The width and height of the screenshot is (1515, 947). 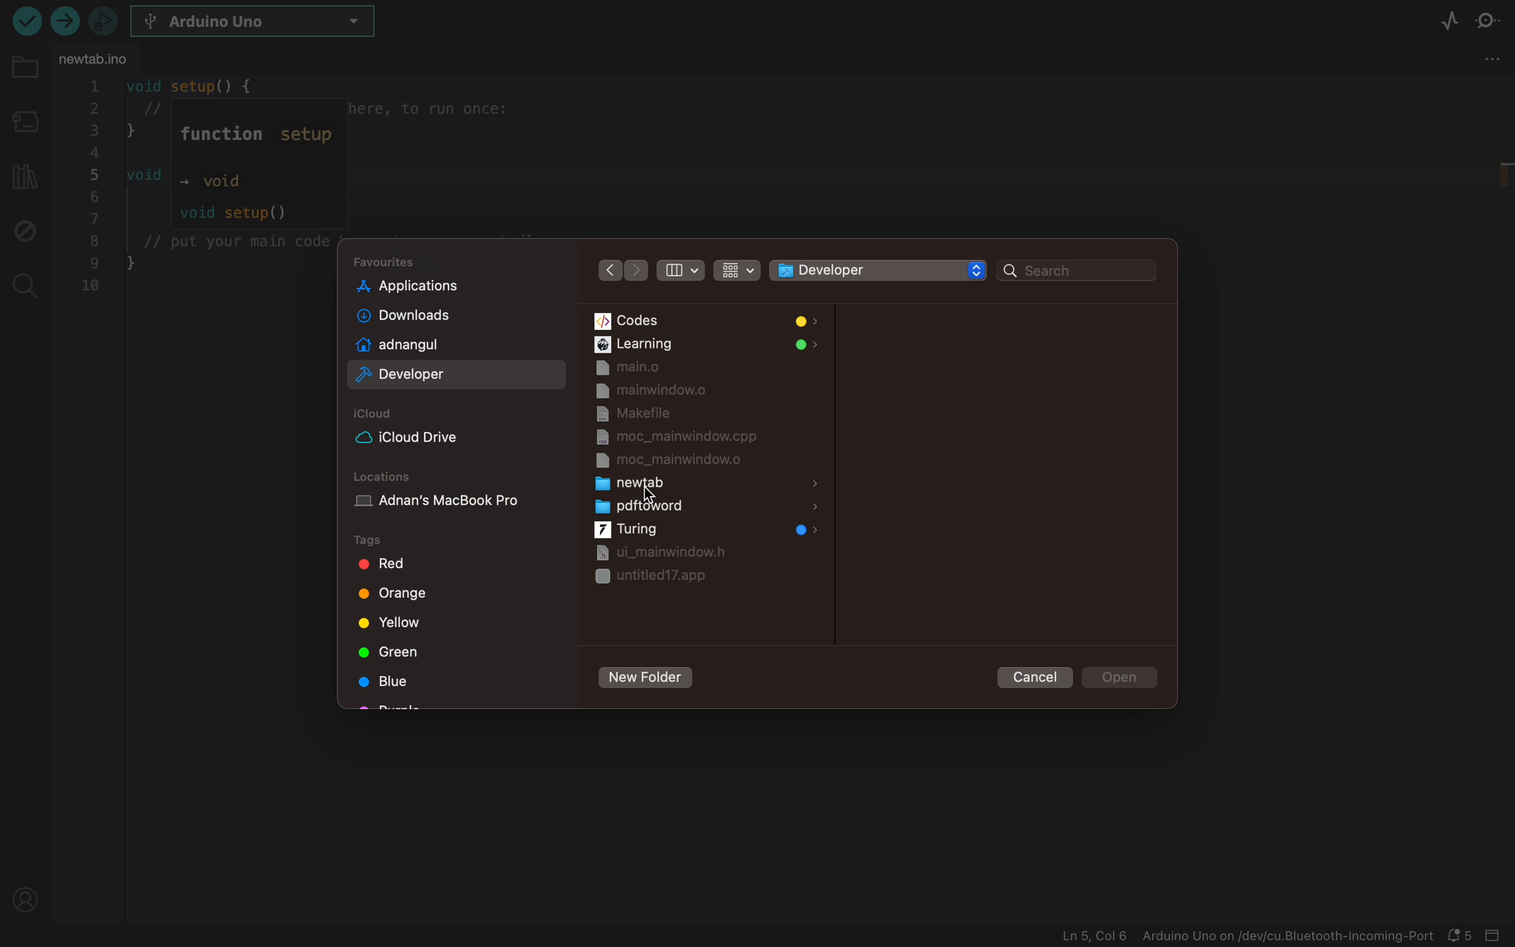 I want to click on developer, so click(x=436, y=377).